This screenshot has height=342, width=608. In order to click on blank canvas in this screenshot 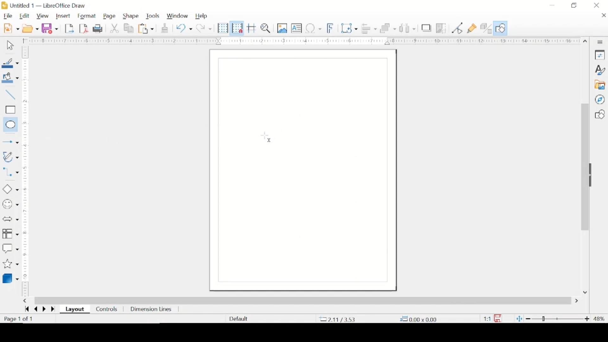, I will do `click(302, 170)`.